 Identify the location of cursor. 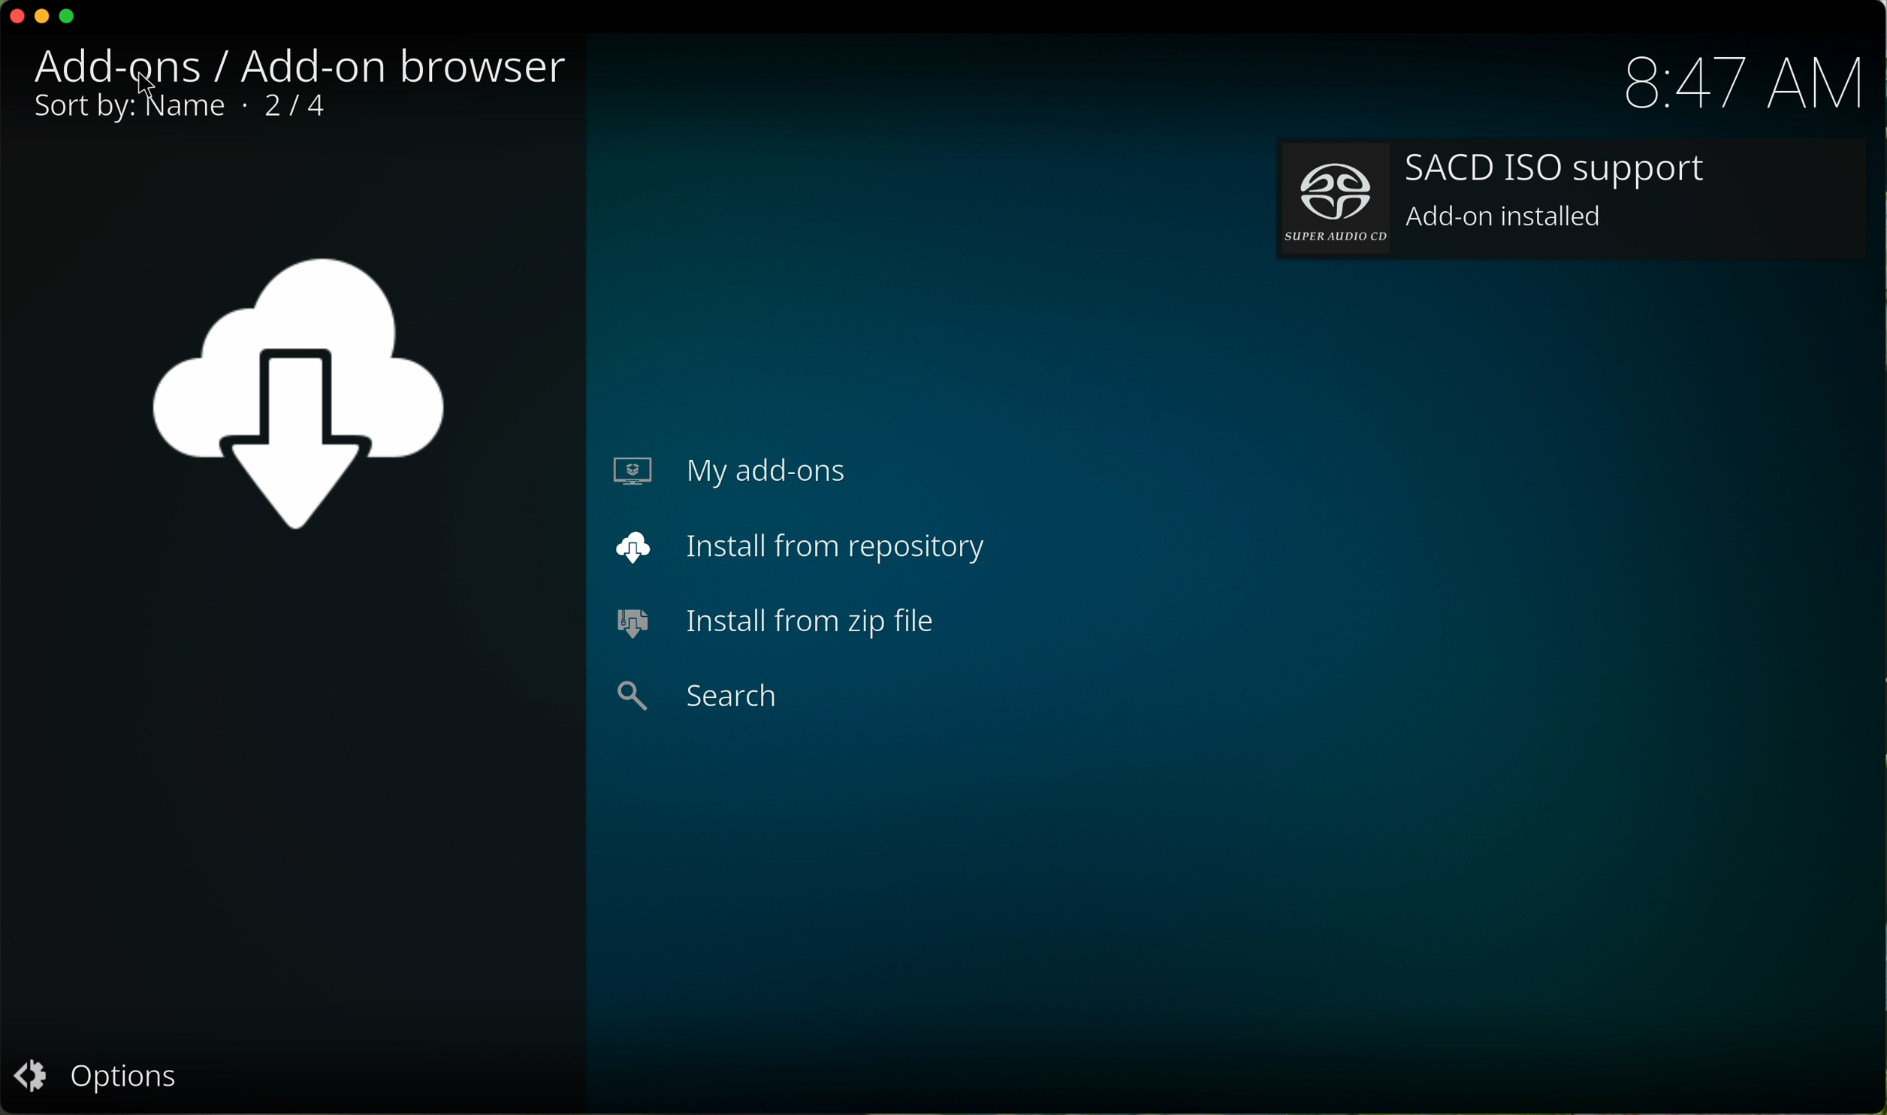
(154, 87).